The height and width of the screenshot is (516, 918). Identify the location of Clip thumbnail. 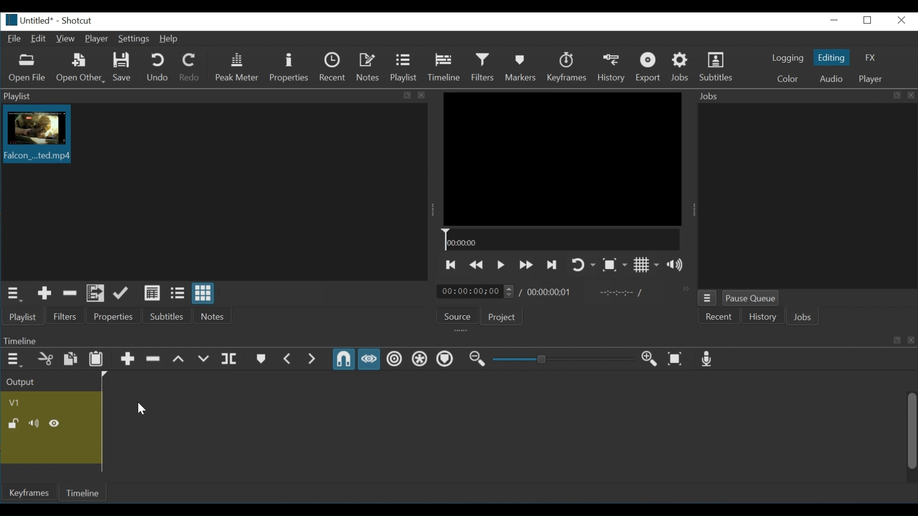
(44, 136).